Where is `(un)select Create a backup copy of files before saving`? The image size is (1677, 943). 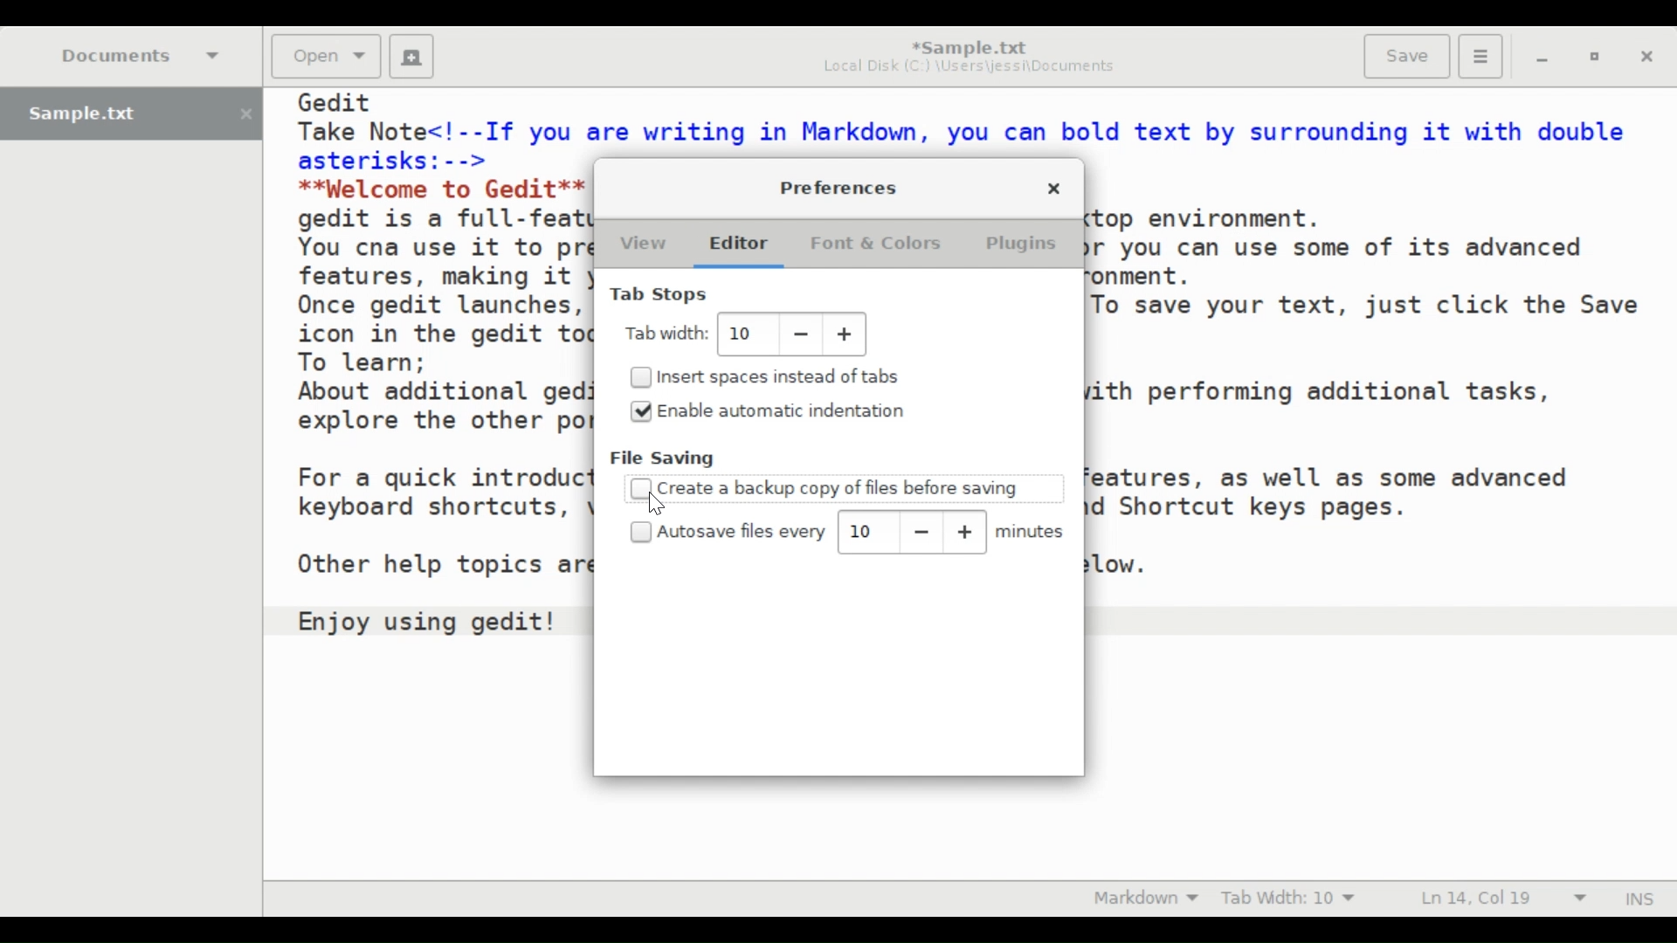
(un)select Create a backup copy of files before saving is located at coordinates (826, 487).